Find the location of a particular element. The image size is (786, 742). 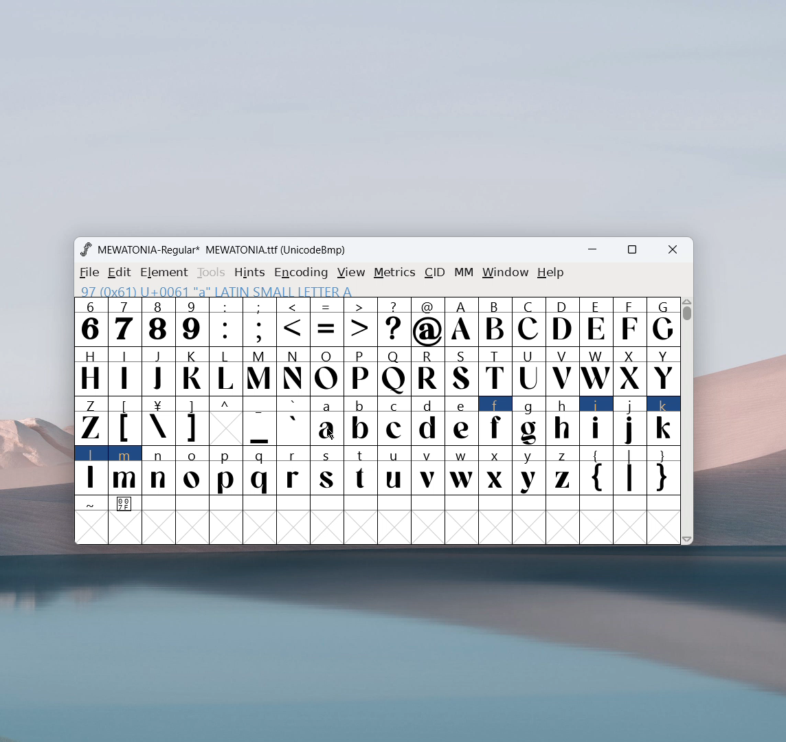

k is located at coordinates (664, 421).